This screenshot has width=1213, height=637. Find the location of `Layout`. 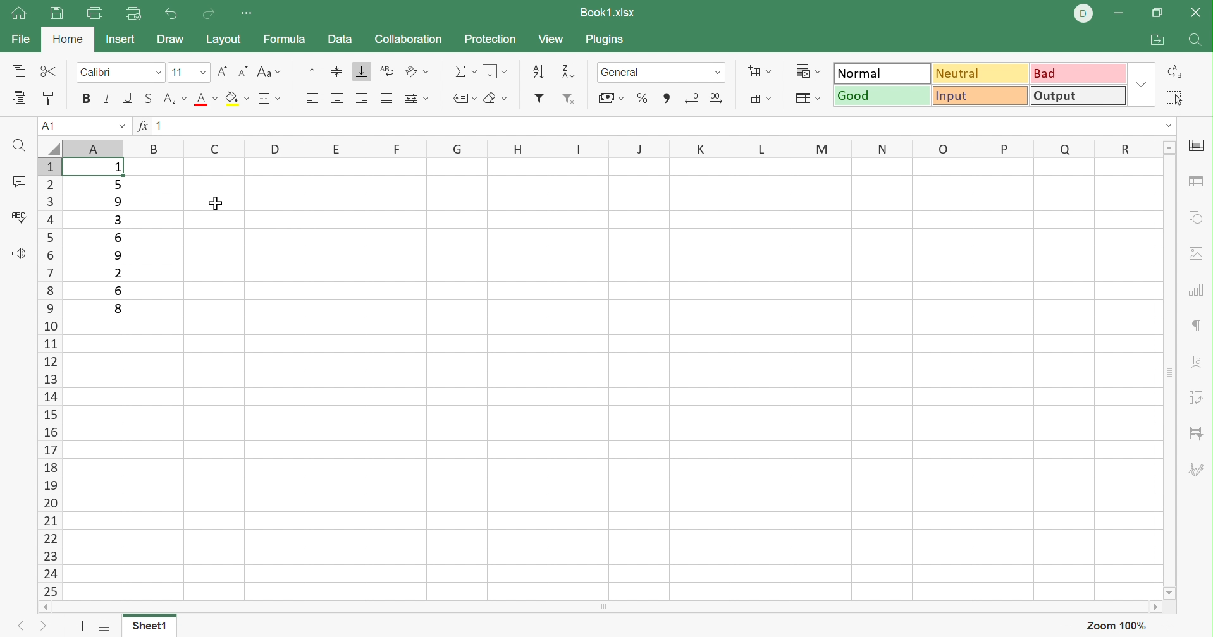

Layout is located at coordinates (224, 38).